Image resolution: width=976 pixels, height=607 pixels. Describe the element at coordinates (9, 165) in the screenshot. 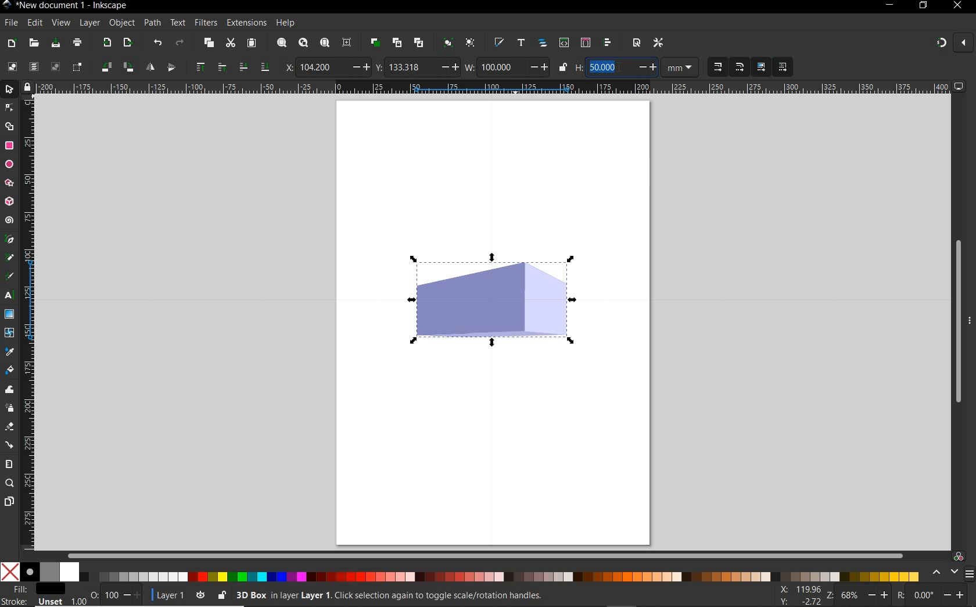

I see `ellipse tool` at that location.